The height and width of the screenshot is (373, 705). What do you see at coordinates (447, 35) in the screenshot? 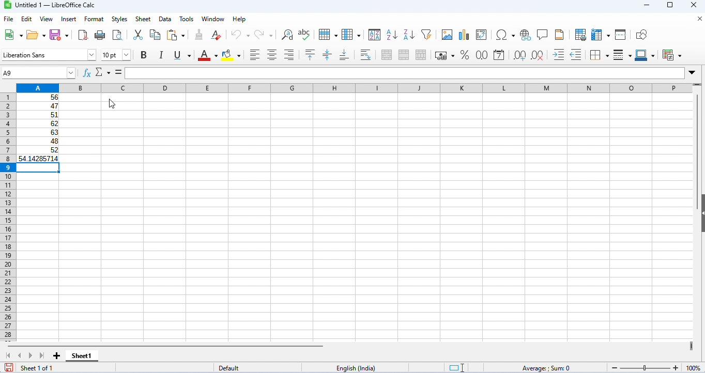
I see `insert image` at bounding box center [447, 35].